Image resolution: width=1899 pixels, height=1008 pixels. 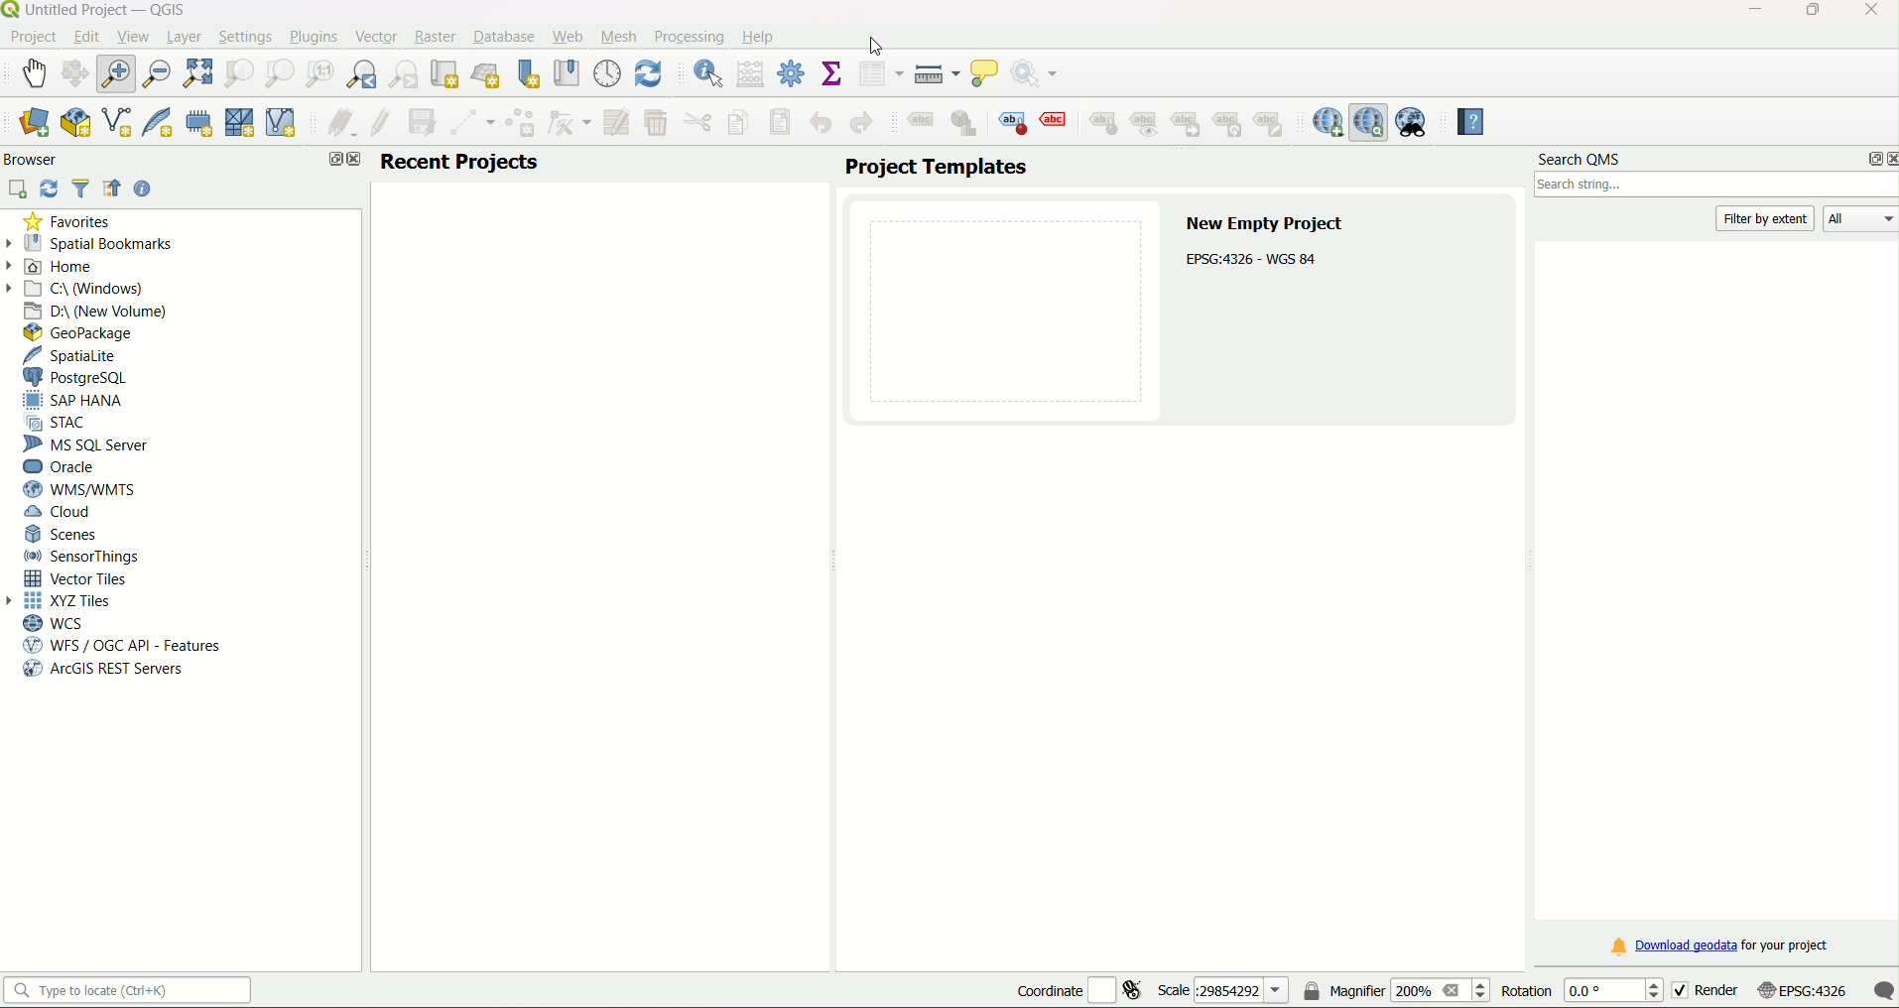 What do you see at coordinates (245, 36) in the screenshot?
I see `Settings` at bounding box center [245, 36].